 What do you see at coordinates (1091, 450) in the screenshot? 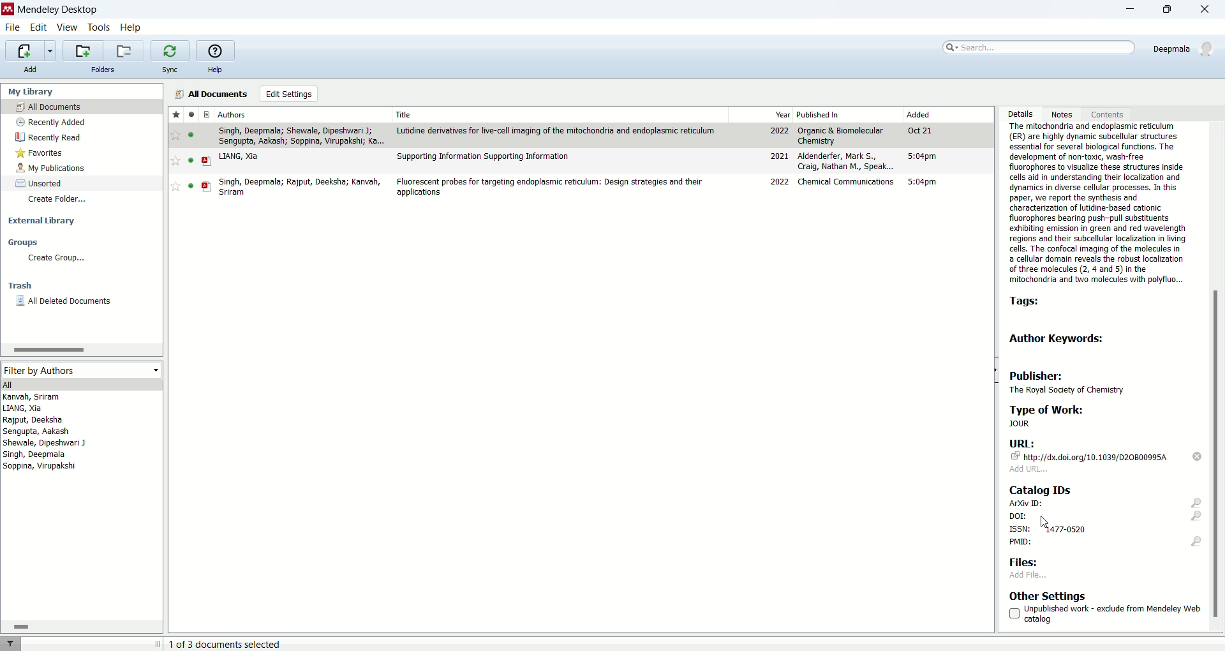
I see `URL: http://dx.doi.org/10.1039/D20B00995A` at bounding box center [1091, 450].